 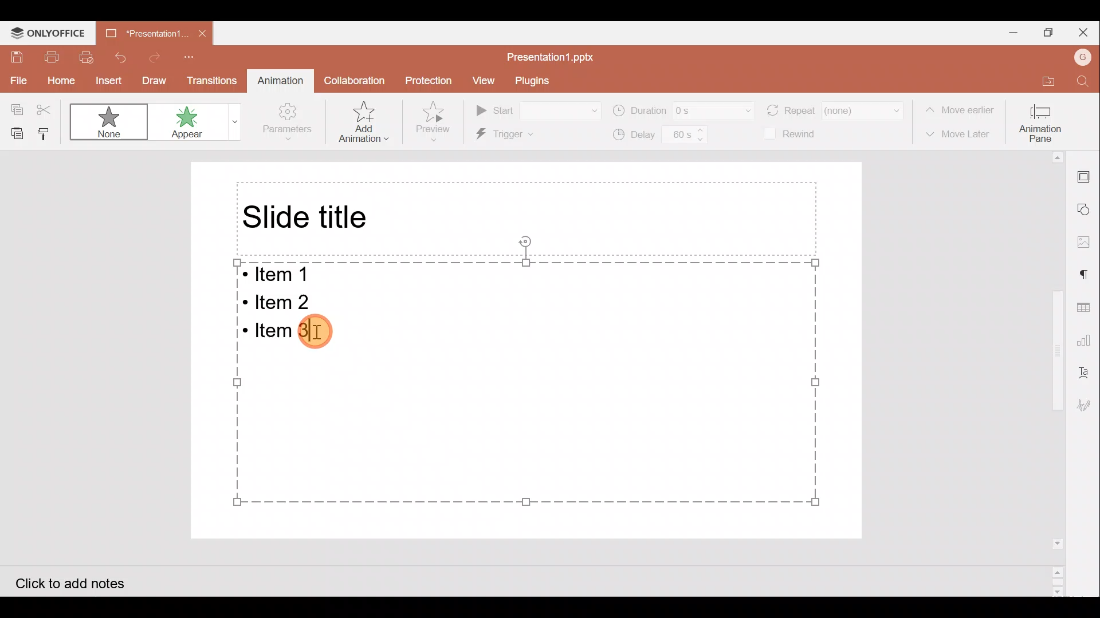 I want to click on Minimize, so click(x=1004, y=32).